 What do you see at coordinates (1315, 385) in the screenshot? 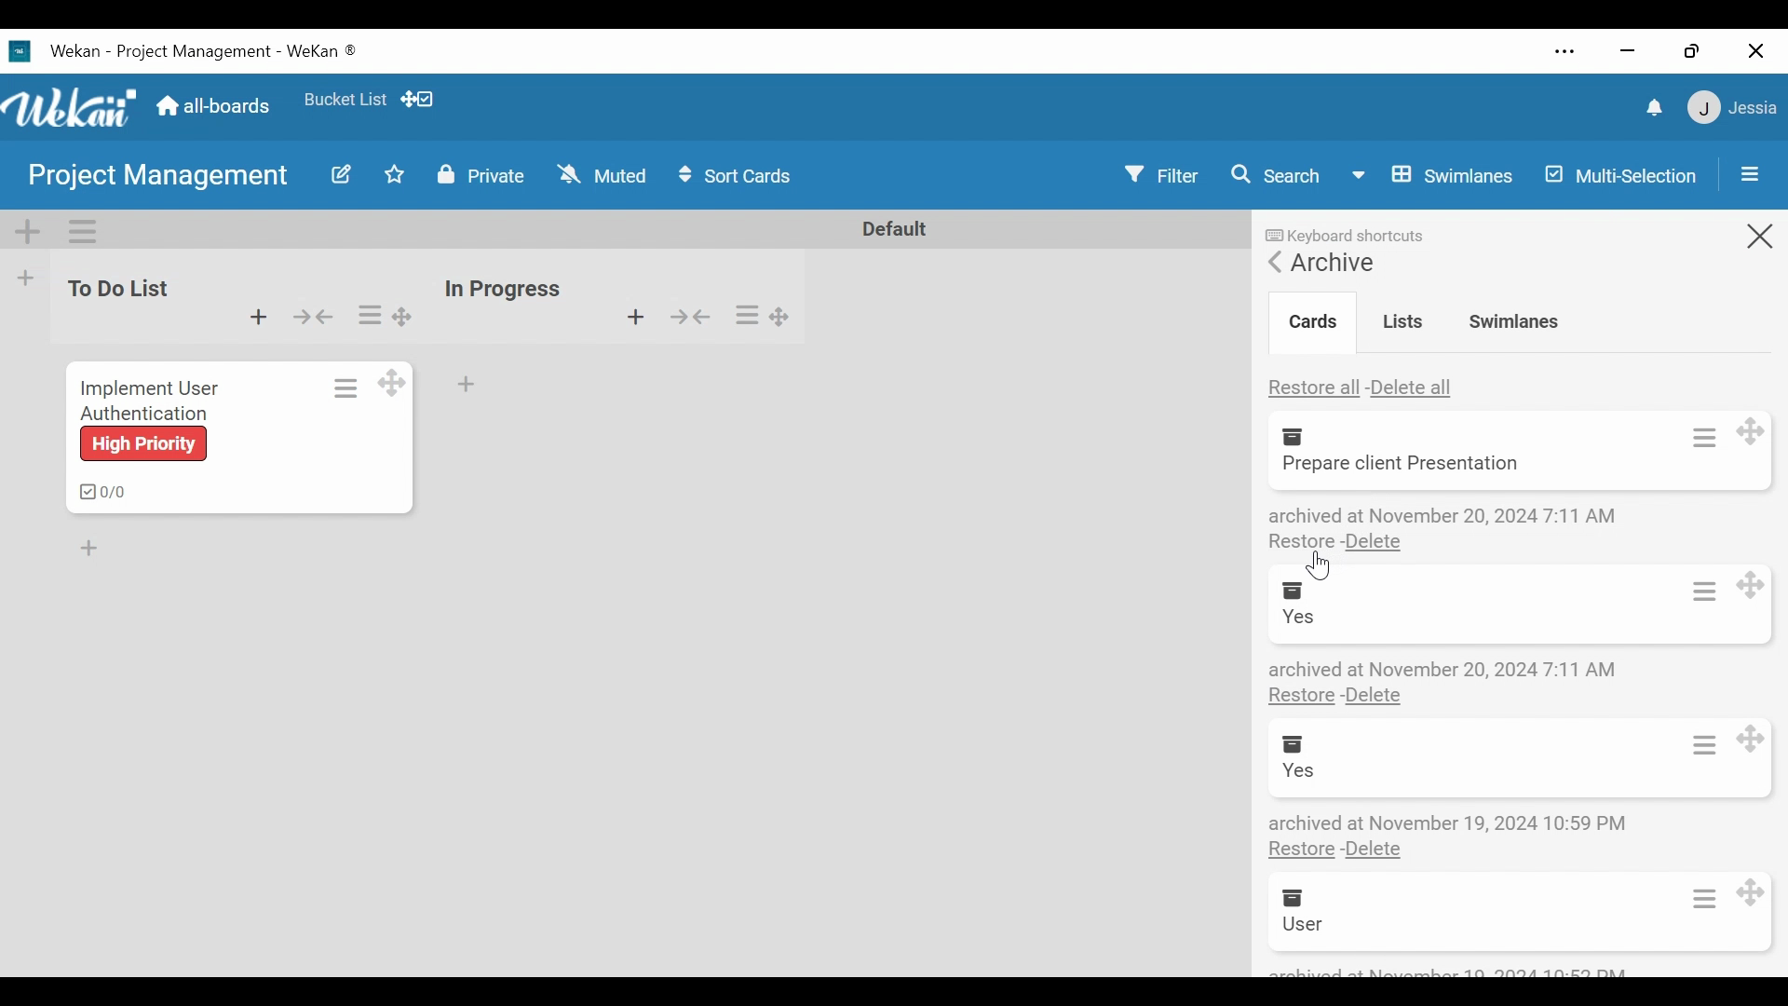
I see `Restore all` at bounding box center [1315, 385].